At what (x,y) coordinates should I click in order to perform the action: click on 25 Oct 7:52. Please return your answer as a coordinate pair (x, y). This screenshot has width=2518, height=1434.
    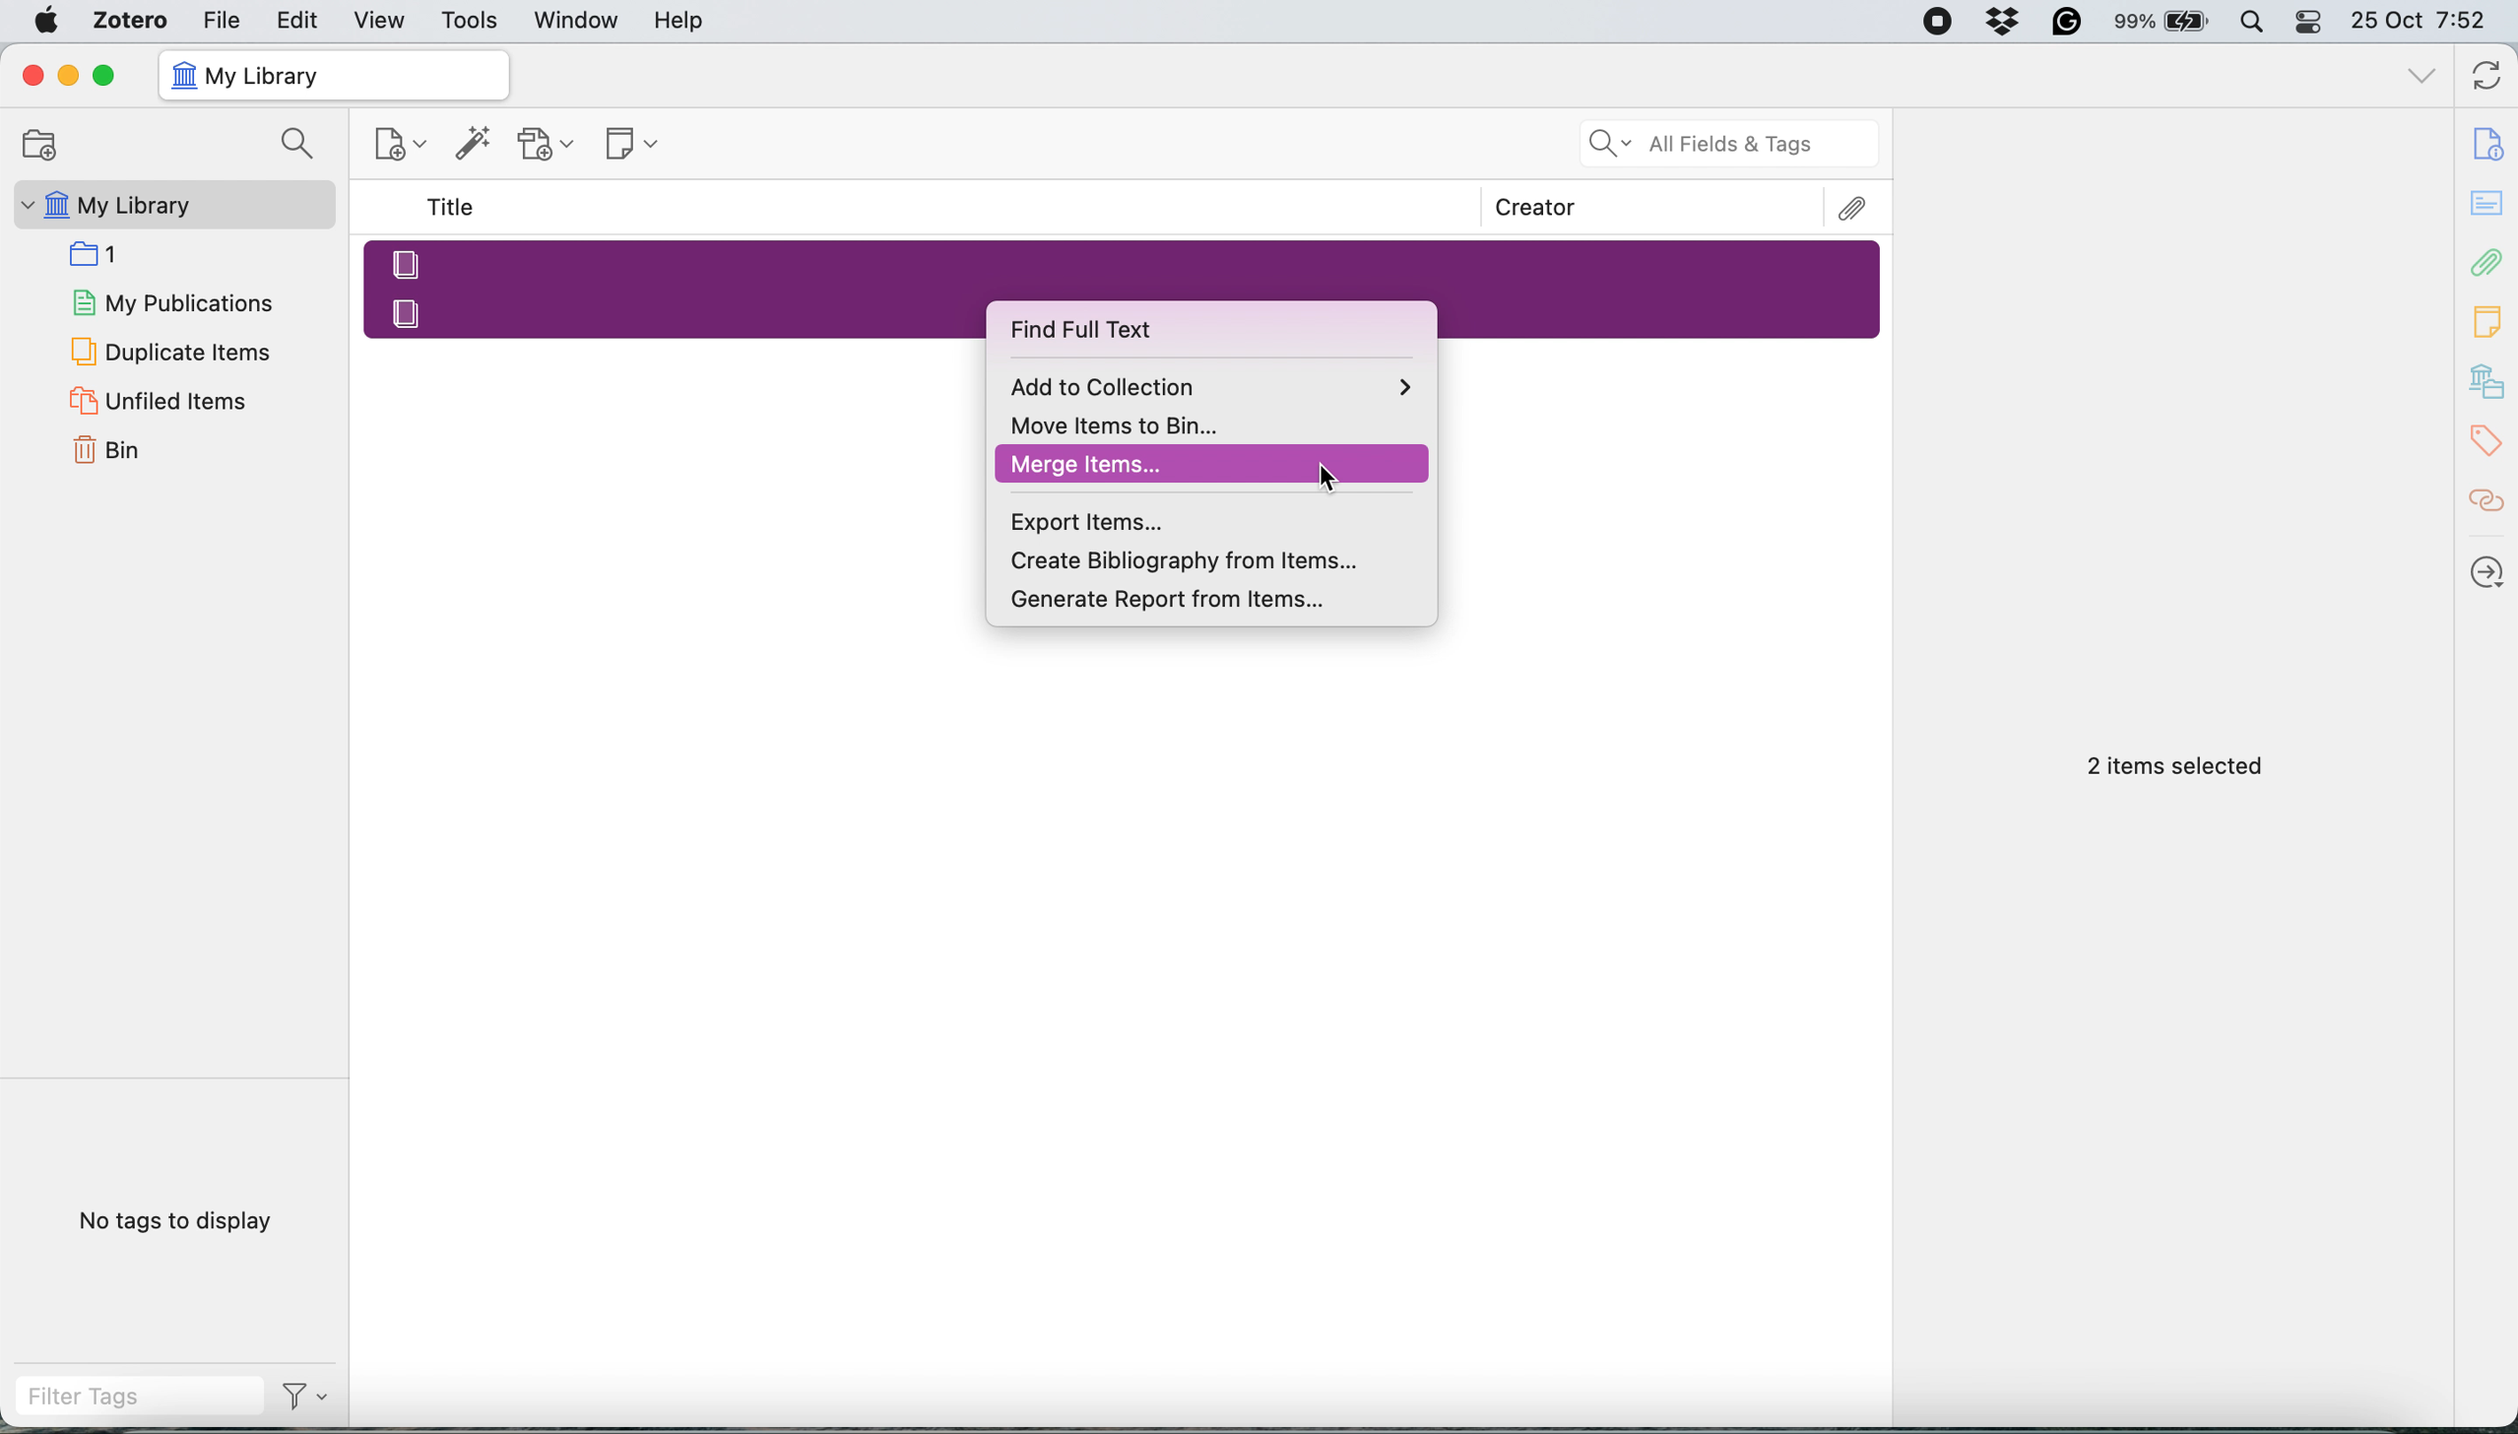
    Looking at the image, I should click on (2428, 23).